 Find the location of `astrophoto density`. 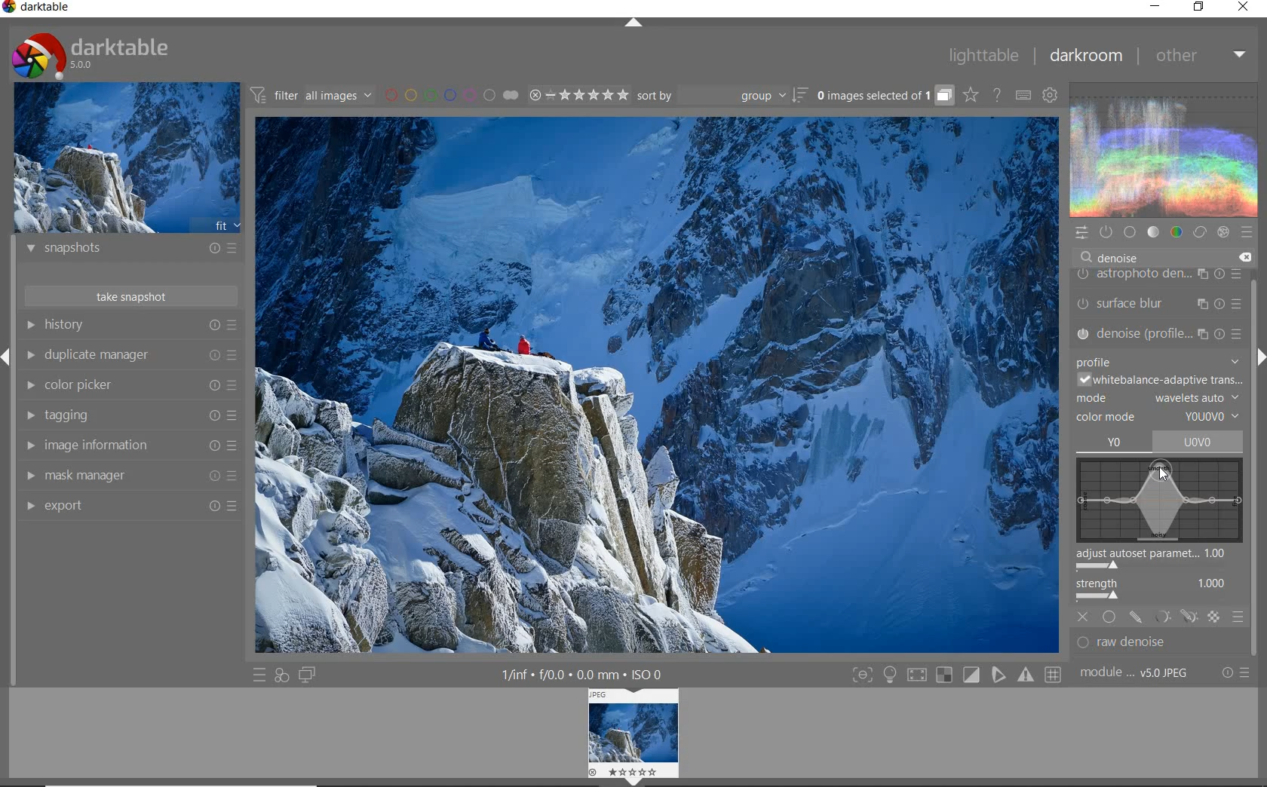

astrophoto density is located at coordinates (1159, 277).